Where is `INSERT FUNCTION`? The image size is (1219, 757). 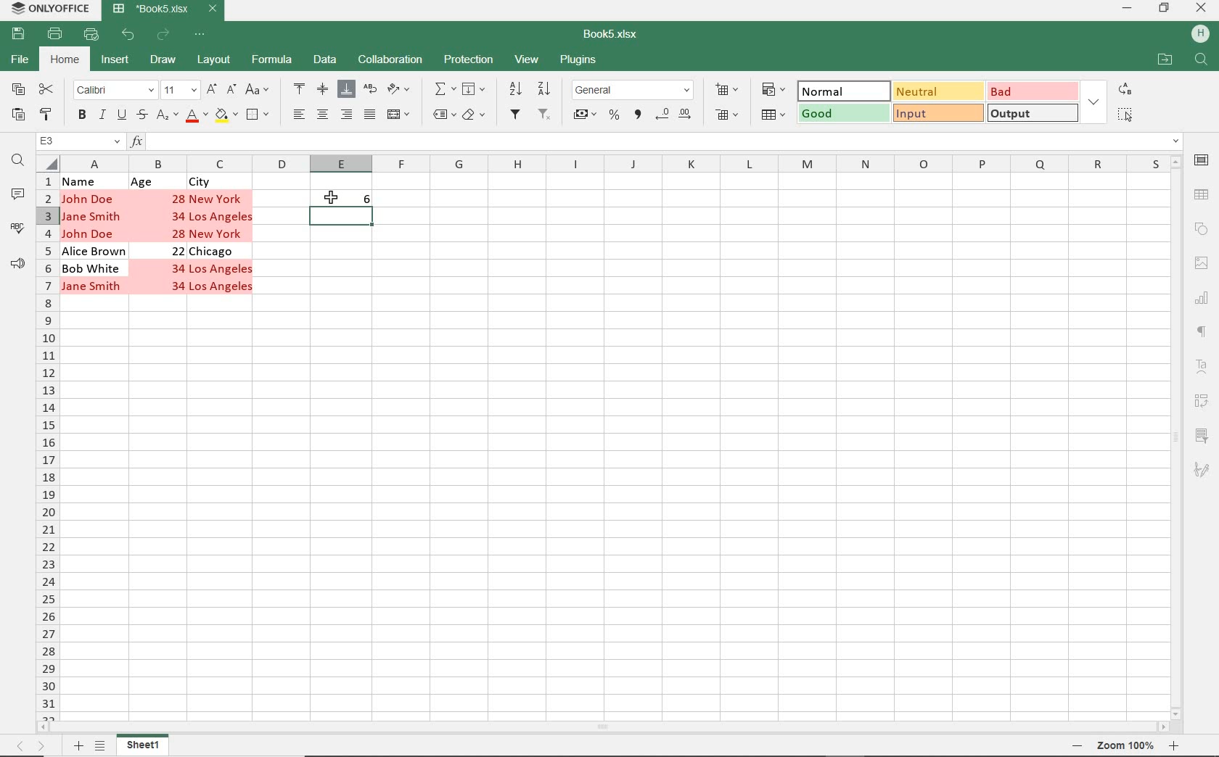 INSERT FUNCTION is located at coordinates (443, 88).